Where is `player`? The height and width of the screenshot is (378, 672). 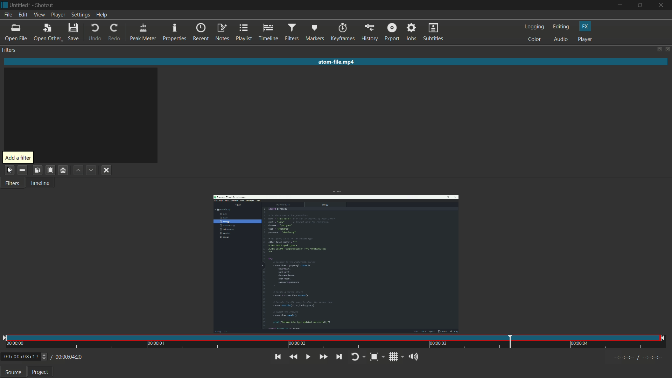
player is located at coordinates (586, 39).